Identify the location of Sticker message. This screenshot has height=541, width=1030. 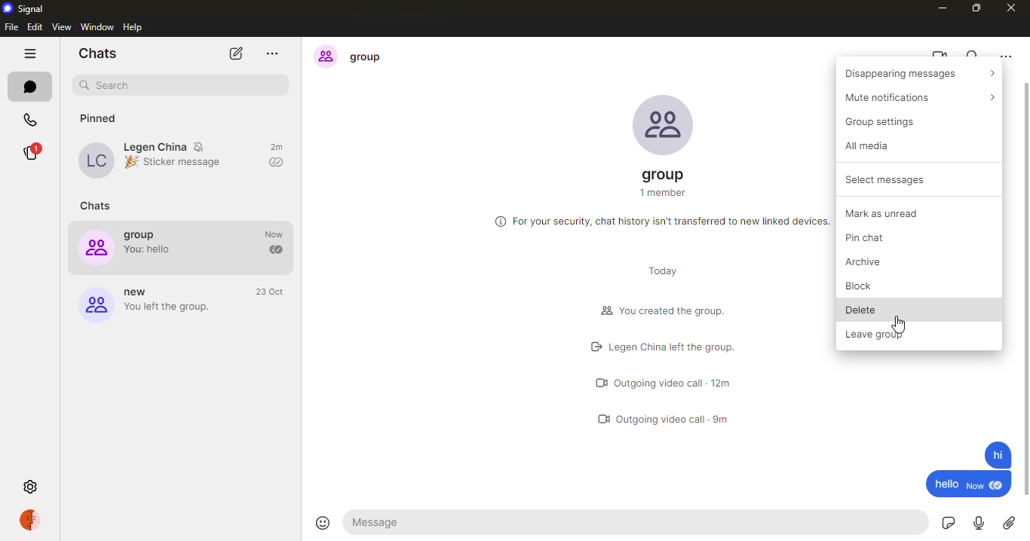
(181, 165).